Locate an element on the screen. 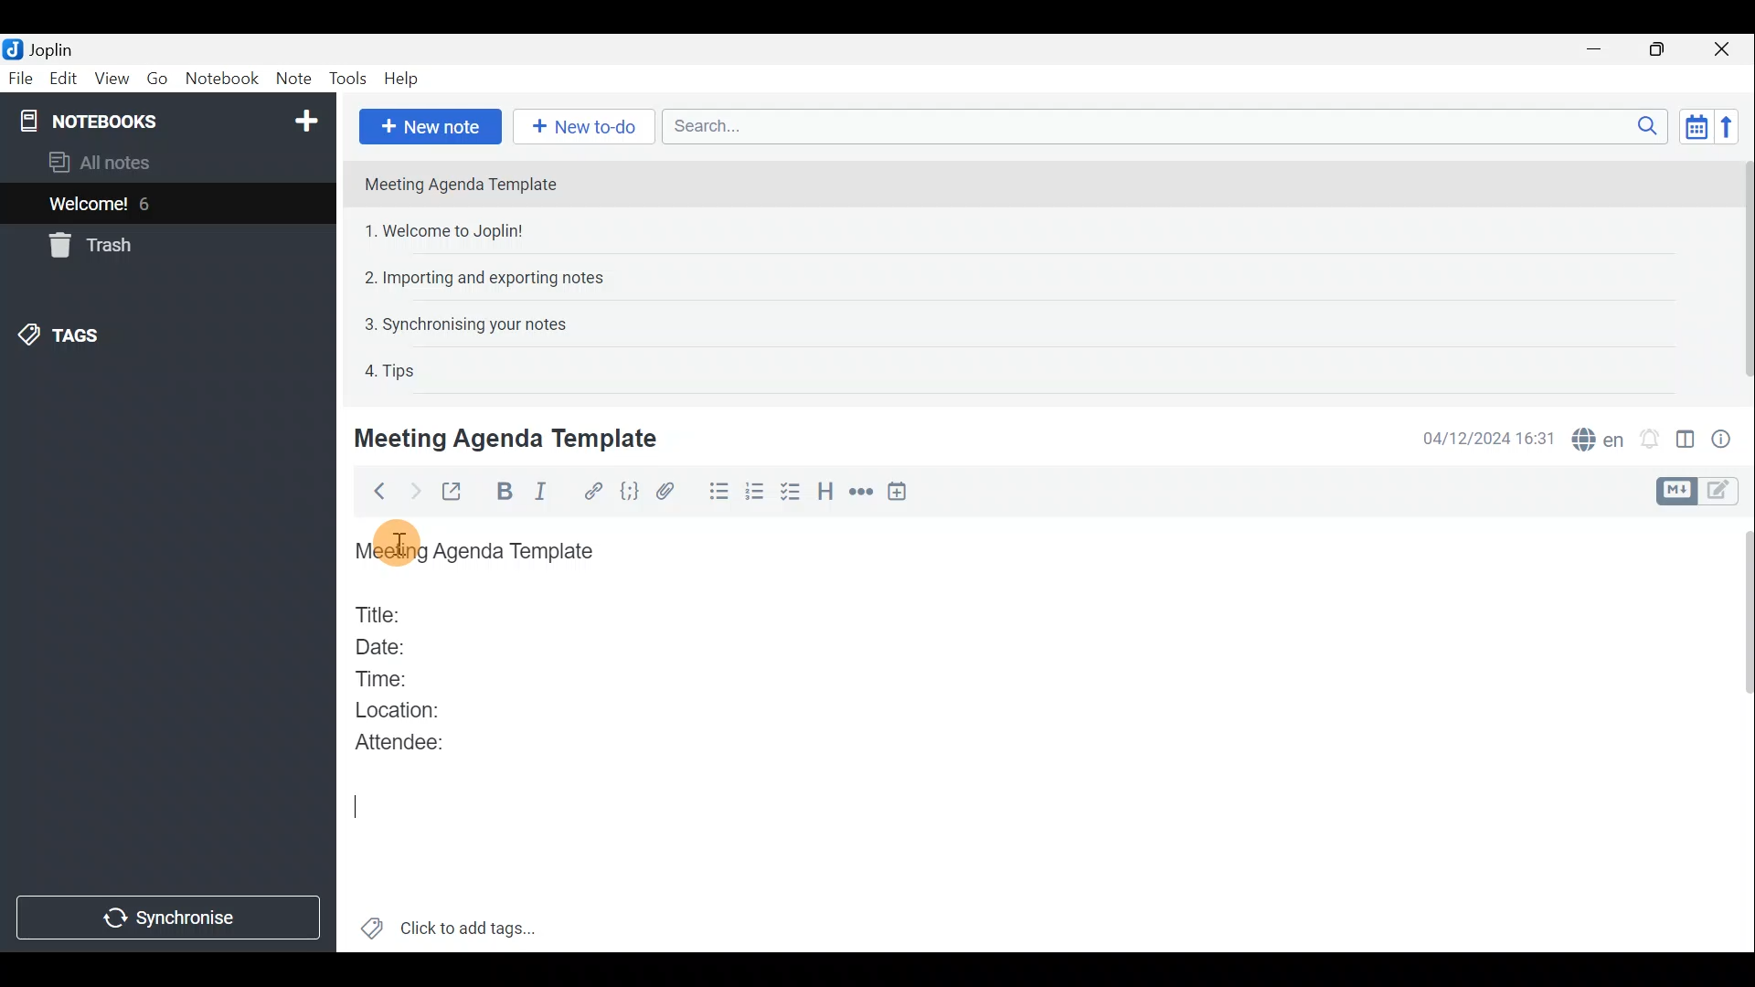 The width and height of the screenshot is (1755, 987). Cursor is located at coordinates (357, 805).